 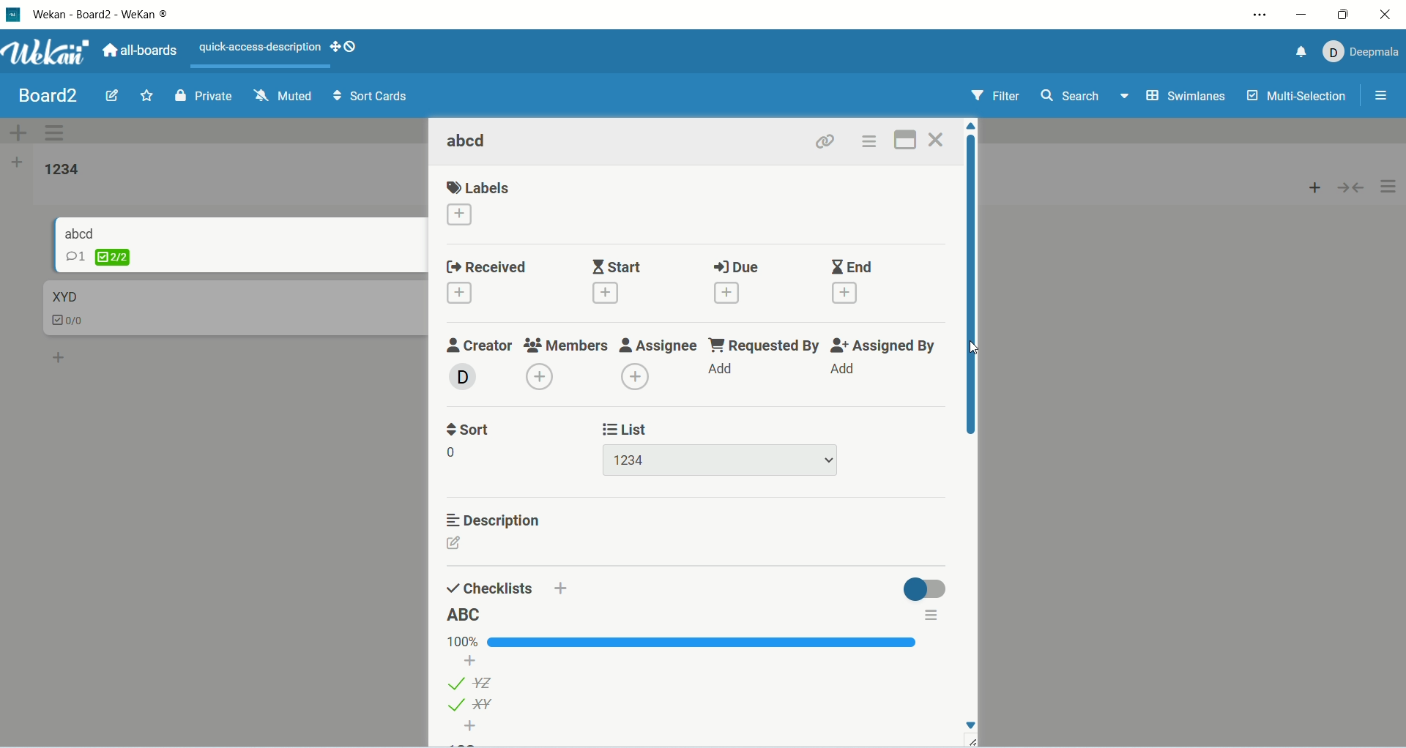 What do you see at coordinates (852, 266) in the screenshot?
I see `end` at bounding box center [852, 266].